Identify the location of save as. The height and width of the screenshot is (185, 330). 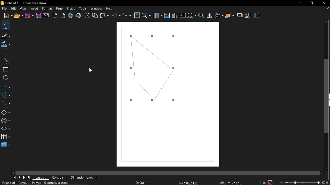
(38, 16).